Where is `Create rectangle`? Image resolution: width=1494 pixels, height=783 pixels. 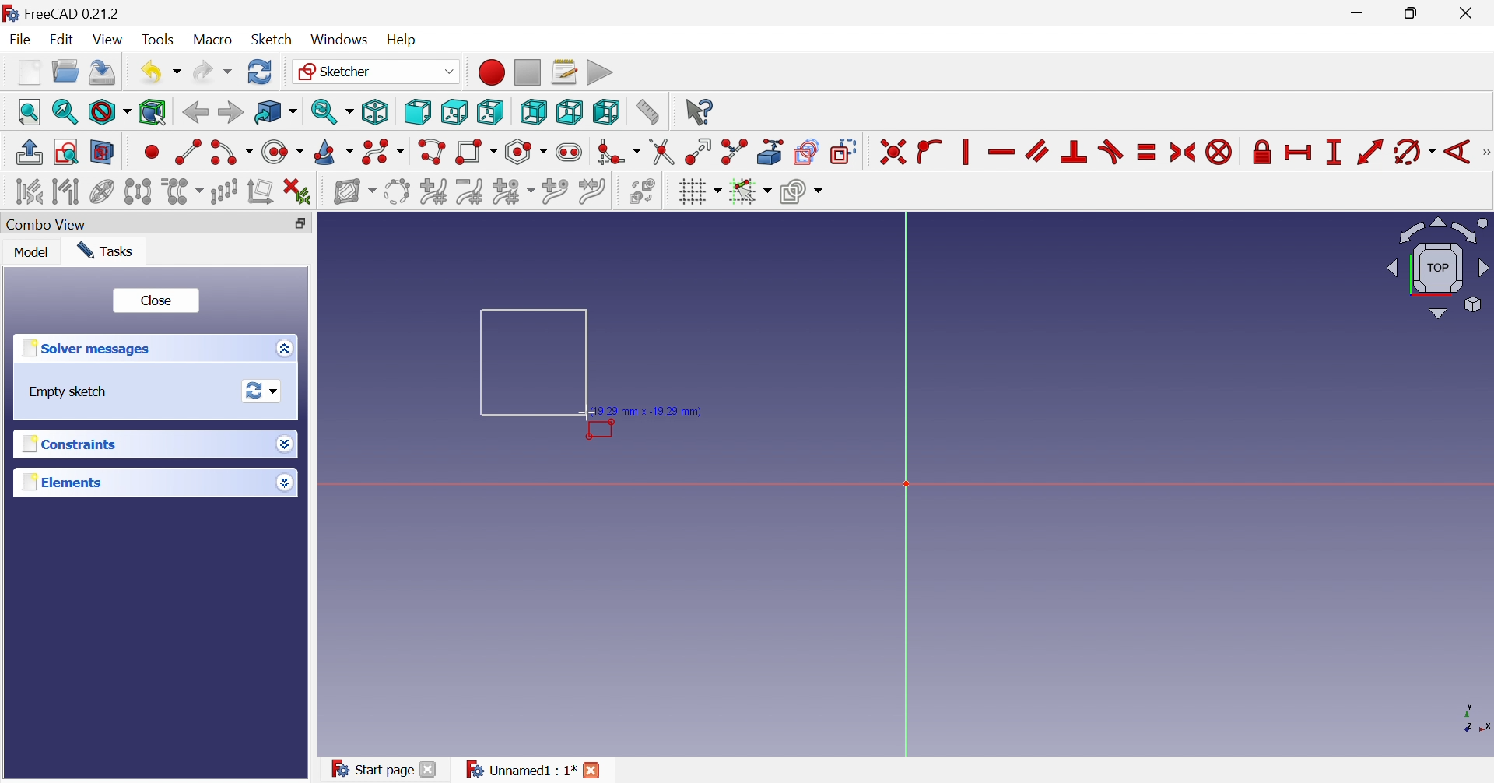 Create rectangle is located at coordinates (475, 153).